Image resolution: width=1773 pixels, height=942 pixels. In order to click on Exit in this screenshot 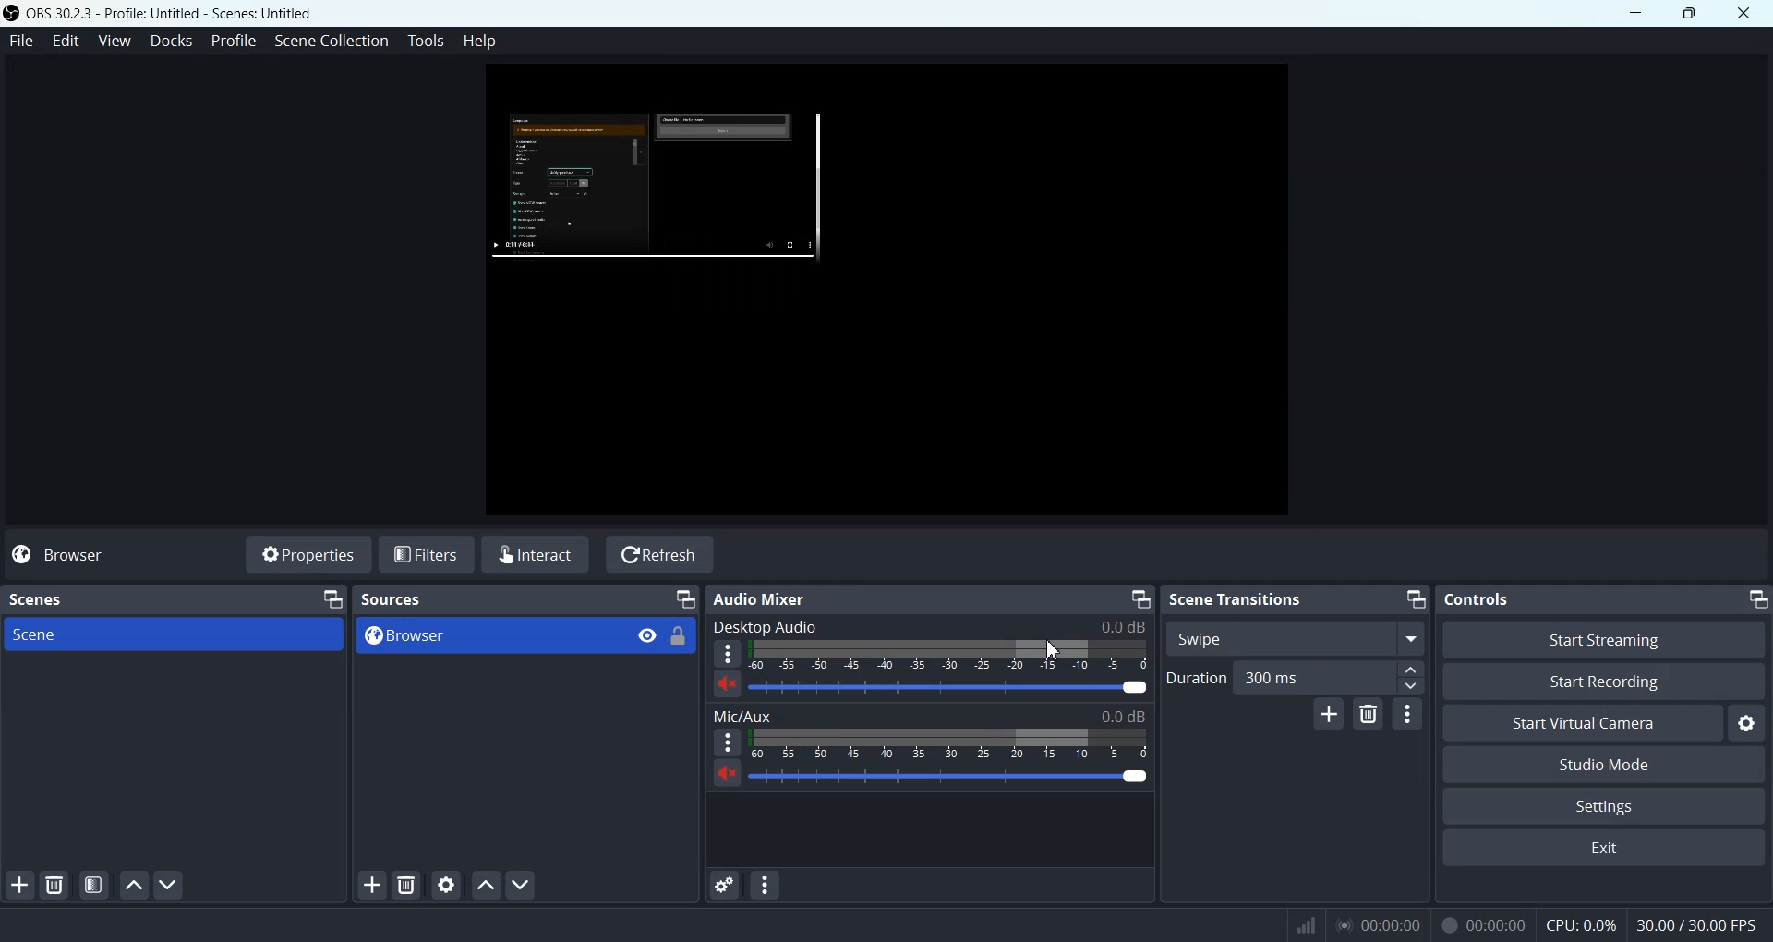, I will do `click(1601, 850)`.